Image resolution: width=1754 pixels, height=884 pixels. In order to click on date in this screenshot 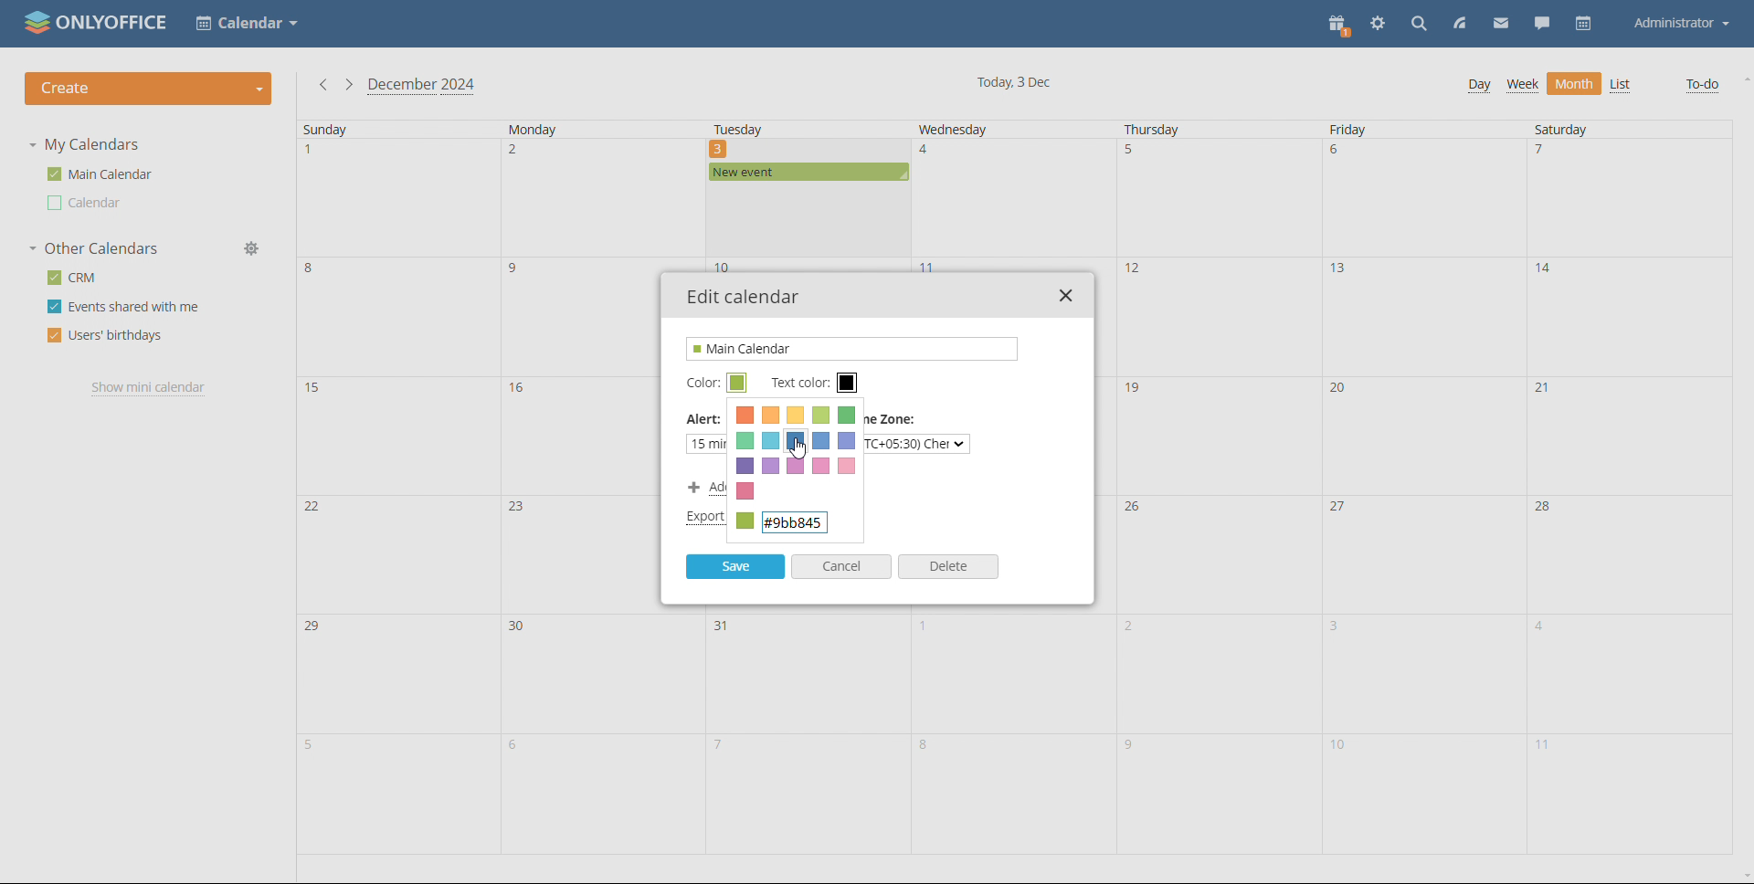, I will do `click(1630, 316)`.